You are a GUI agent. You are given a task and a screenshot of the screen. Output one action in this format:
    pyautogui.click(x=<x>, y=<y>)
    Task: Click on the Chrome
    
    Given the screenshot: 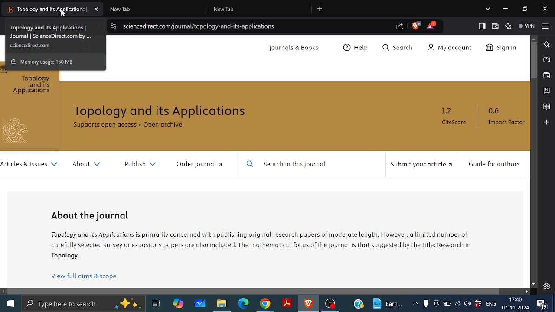 What is the action you would take?
    pyautogui.click(x=265, y=304)
    